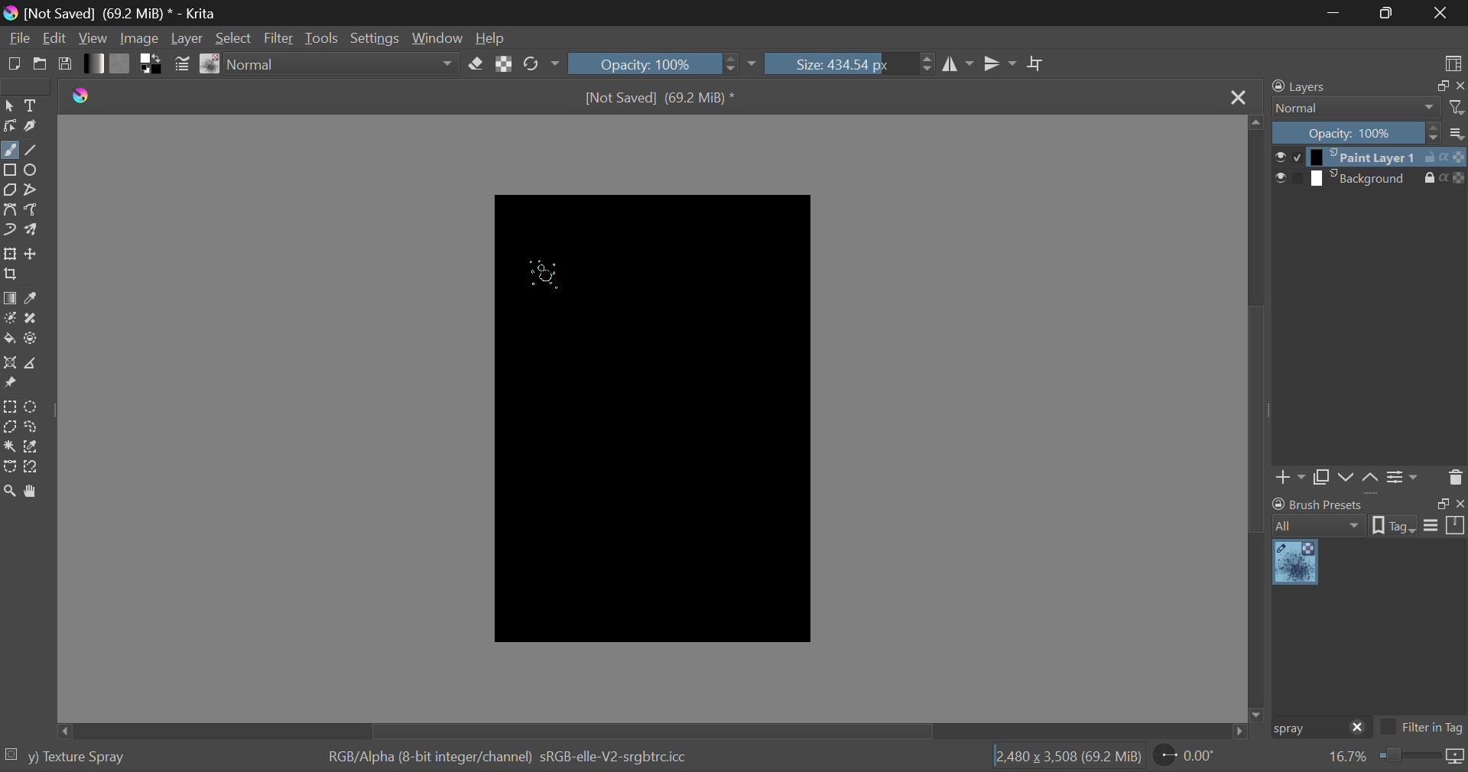  I want to click on Transform Layer, so click(10, 254).